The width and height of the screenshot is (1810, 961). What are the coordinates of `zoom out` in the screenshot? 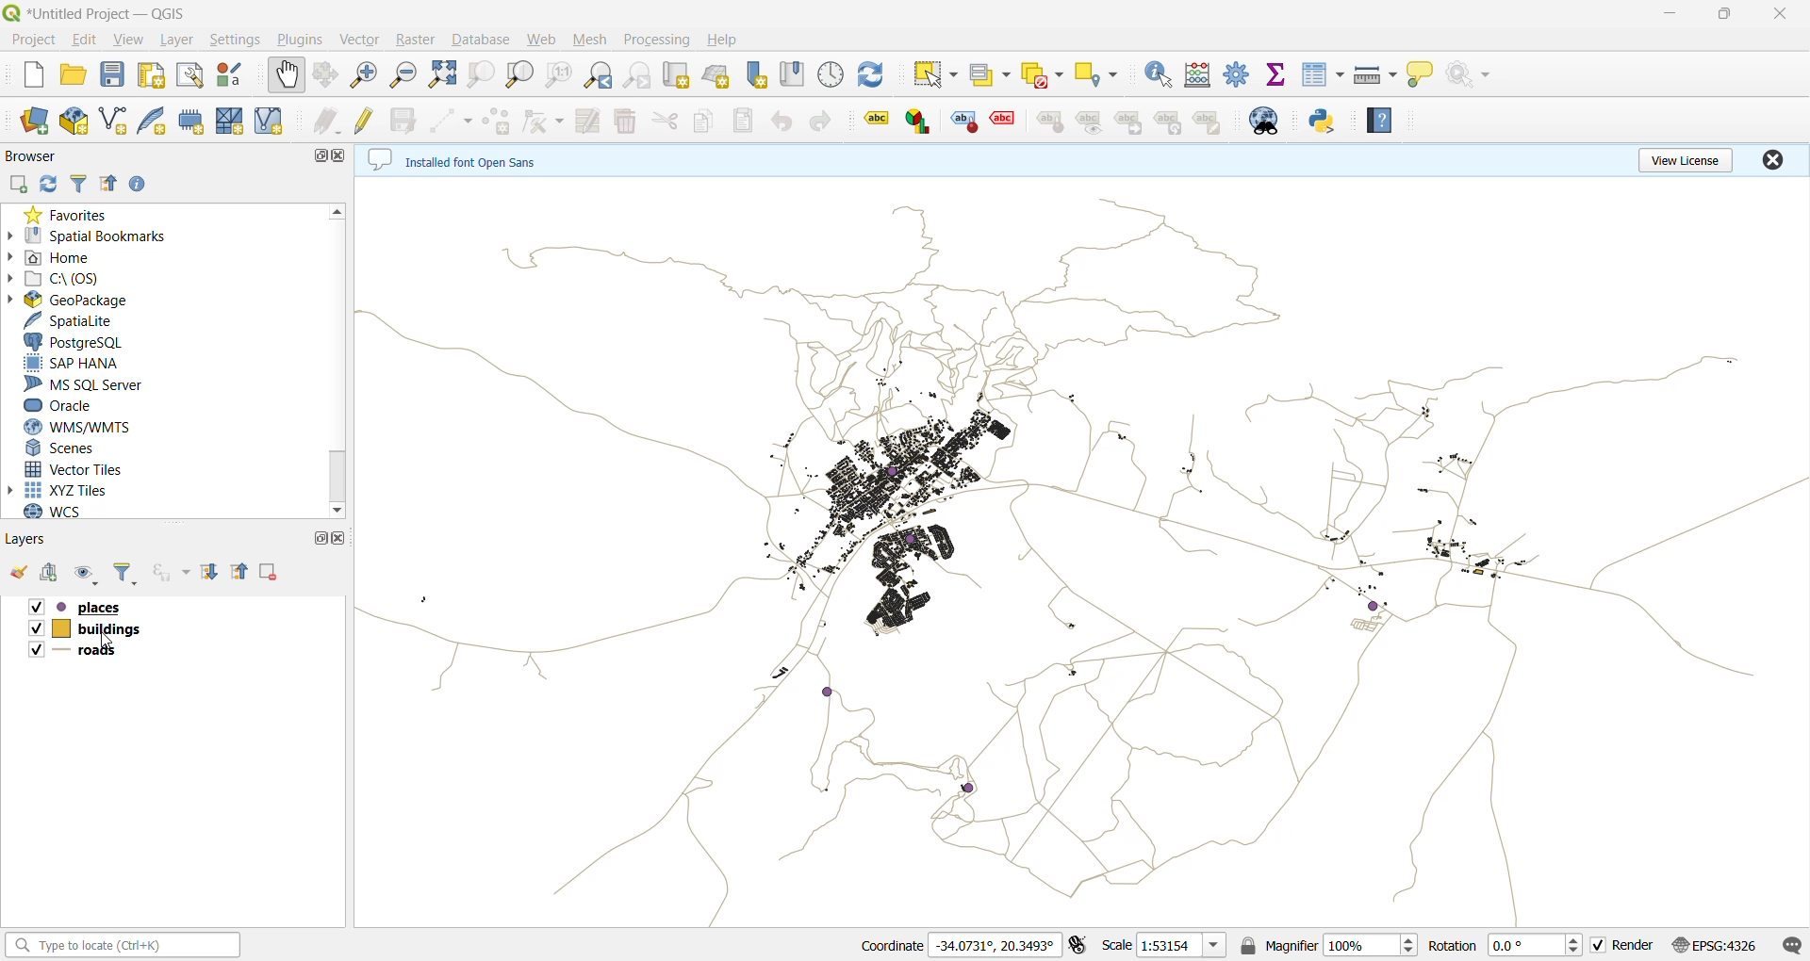 It's located at (401, 75).